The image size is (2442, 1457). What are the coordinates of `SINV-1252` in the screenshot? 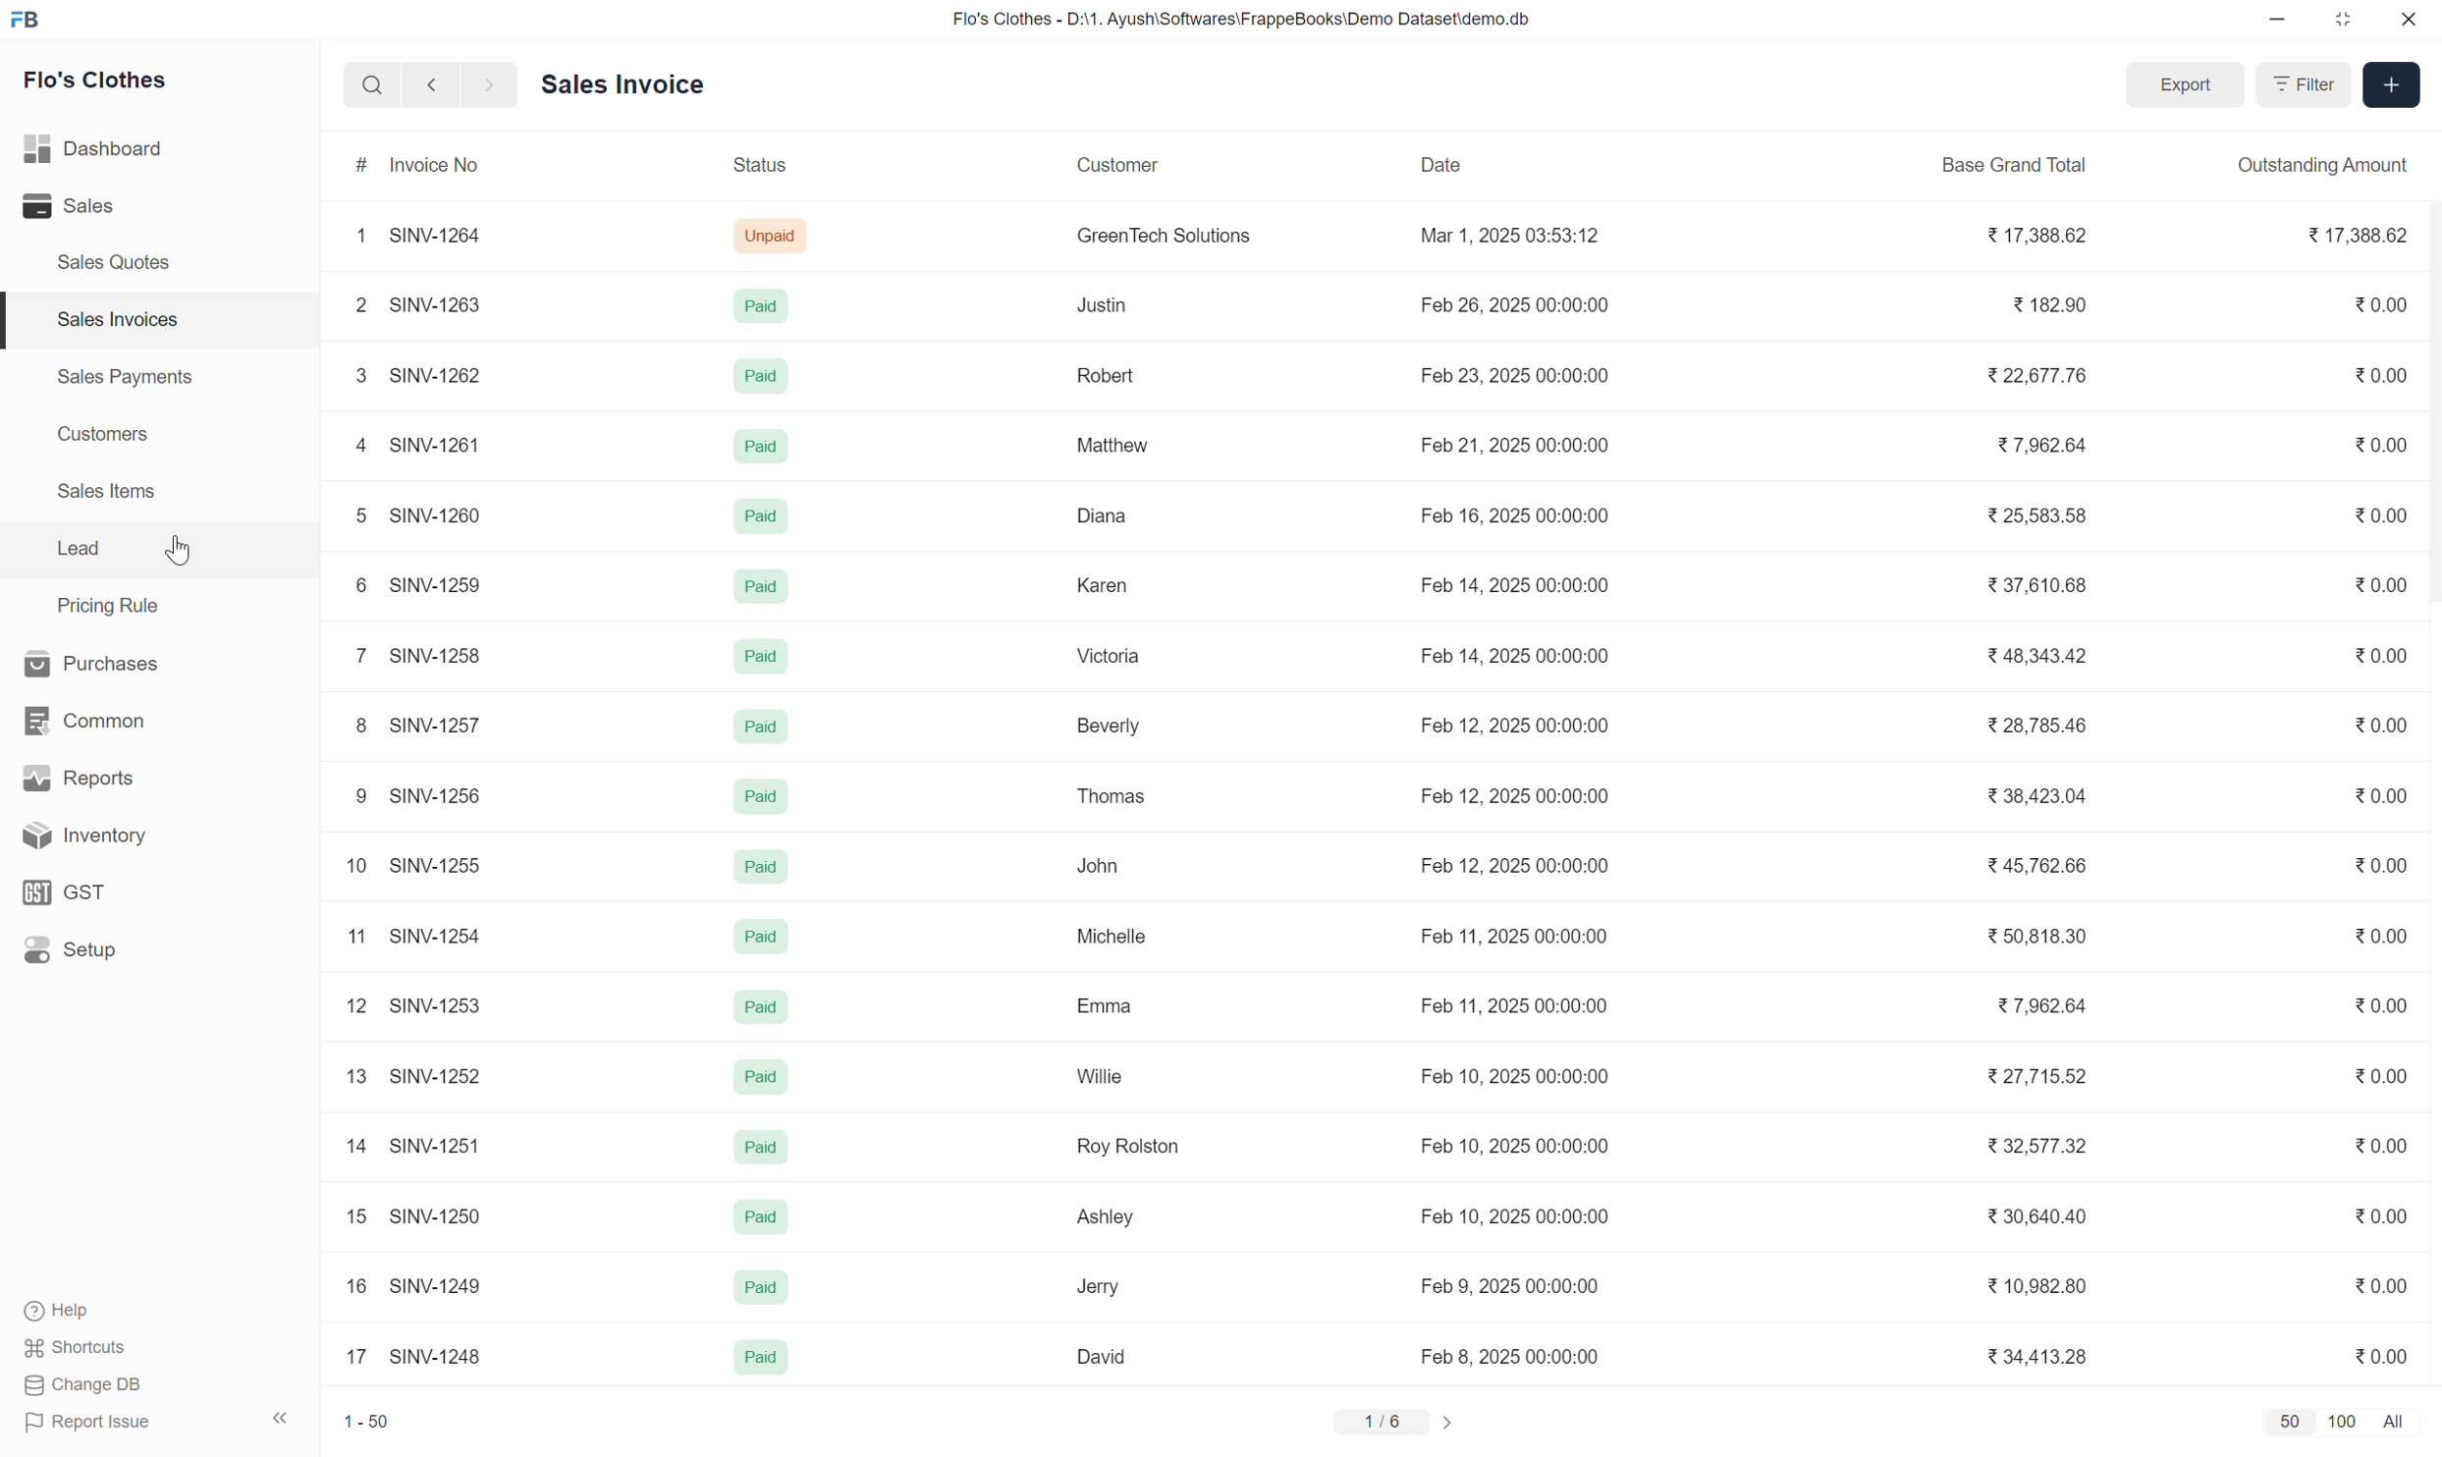 It's located at (439, 1075).